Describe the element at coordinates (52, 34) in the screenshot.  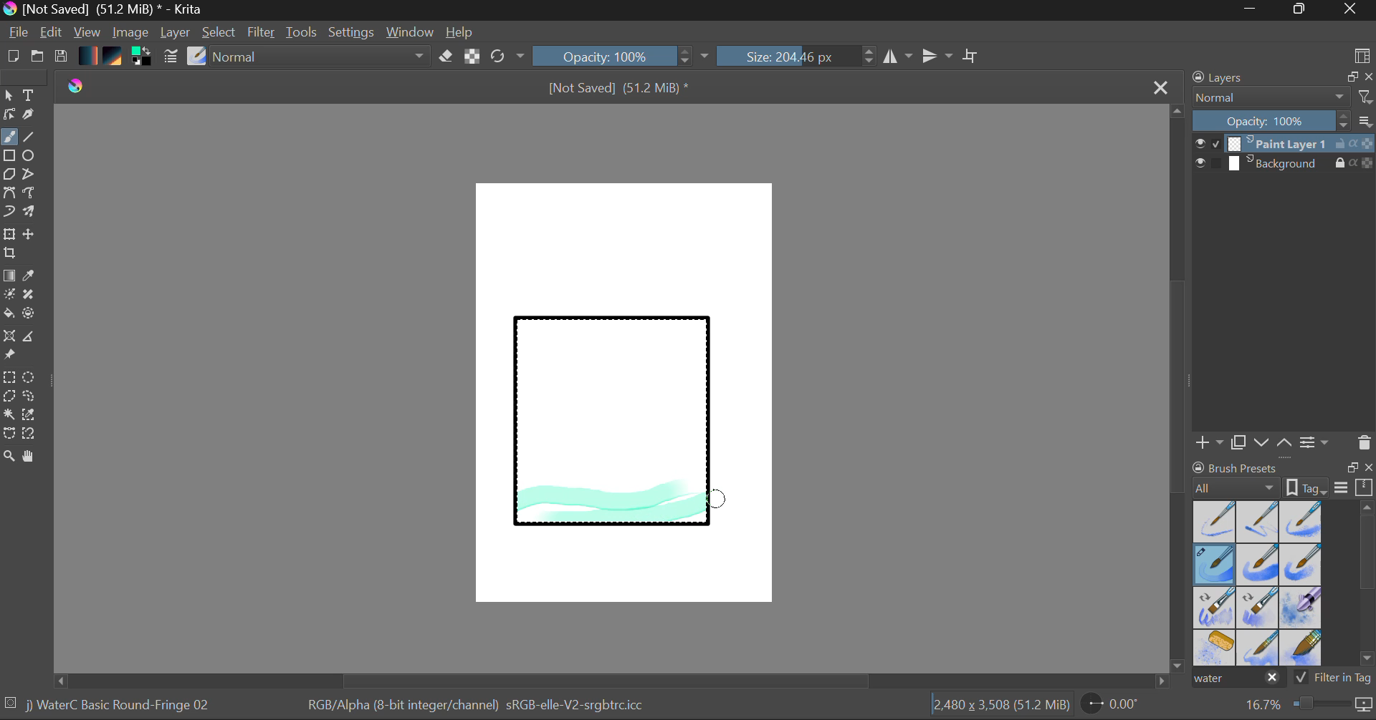
I see `Edit` at that location.